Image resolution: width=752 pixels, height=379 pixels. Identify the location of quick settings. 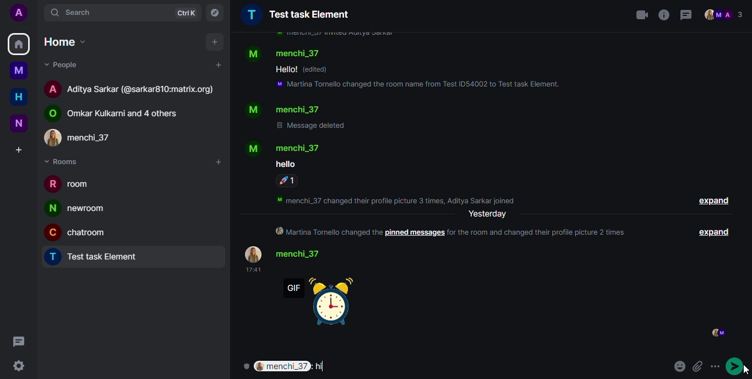
(18, 367).